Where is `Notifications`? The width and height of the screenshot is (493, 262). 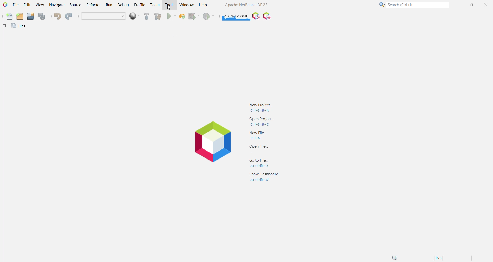
Notifications is located at coordinates (394, 258).